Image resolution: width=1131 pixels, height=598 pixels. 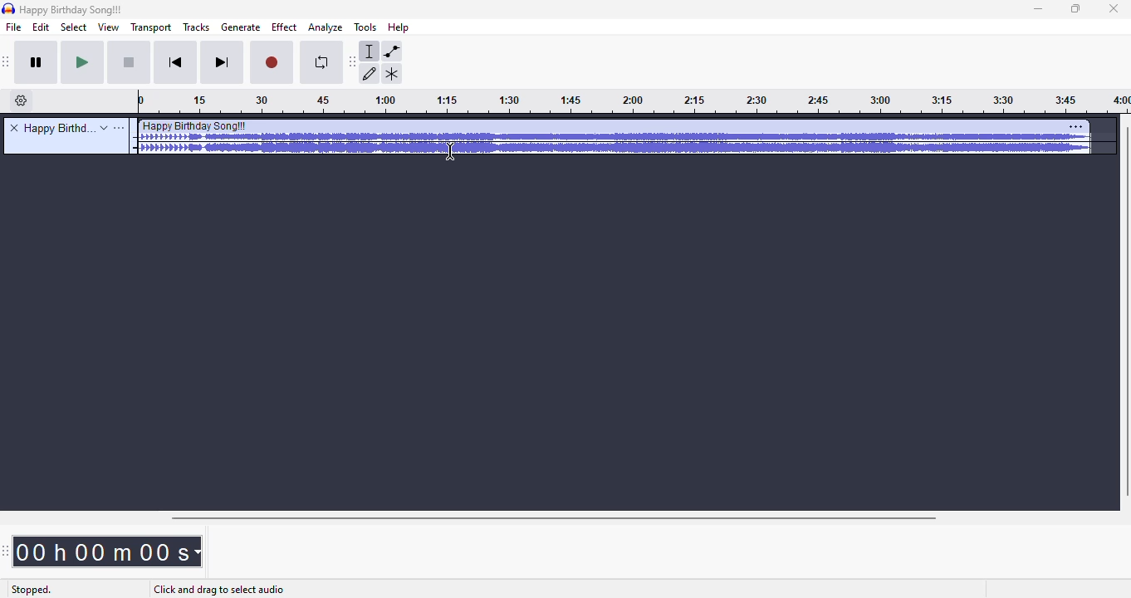 I want to click on help, so click(x=399, y=27).